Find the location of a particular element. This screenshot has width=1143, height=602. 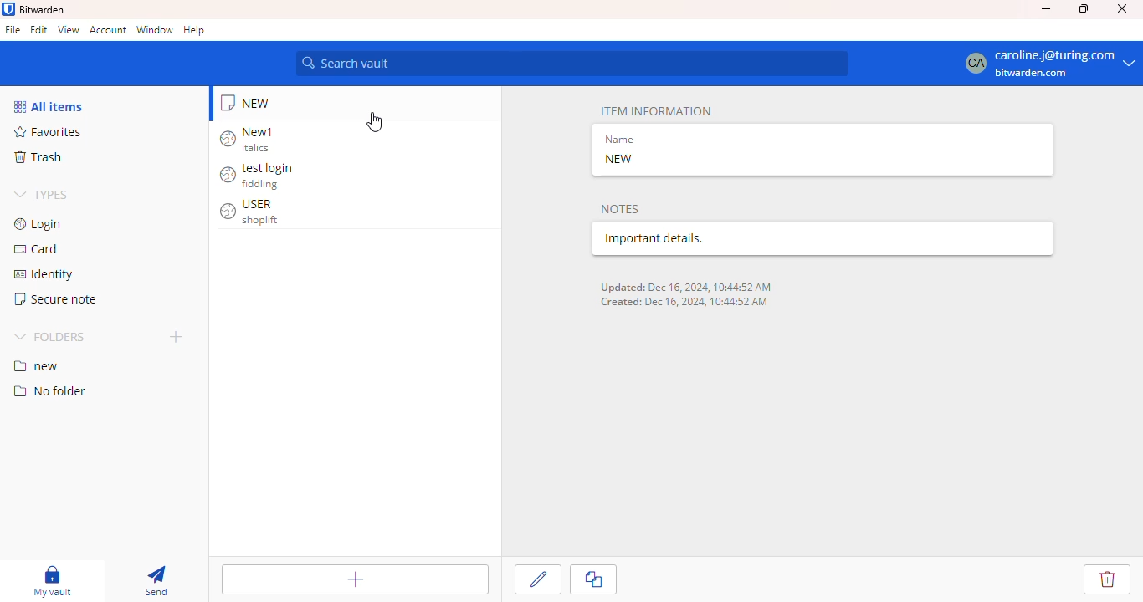

new is located at coordinates (36, 367).